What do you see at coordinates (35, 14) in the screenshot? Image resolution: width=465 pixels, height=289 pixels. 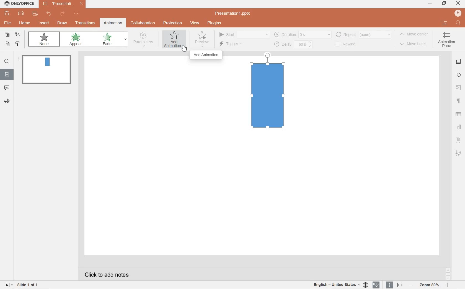 I see `quick print` at bounding box center [35, 14].